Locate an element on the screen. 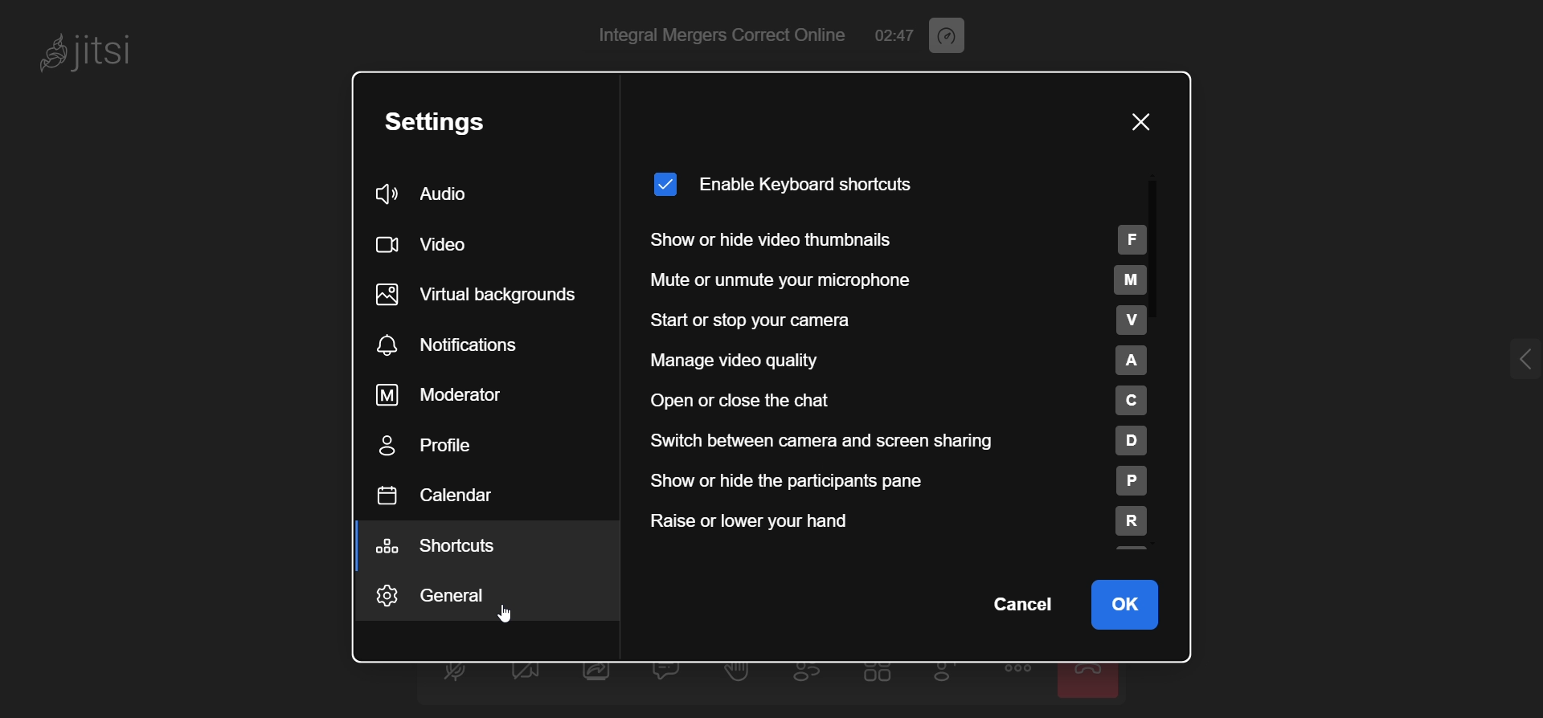  02:47 is located at coordinates (892, 34).